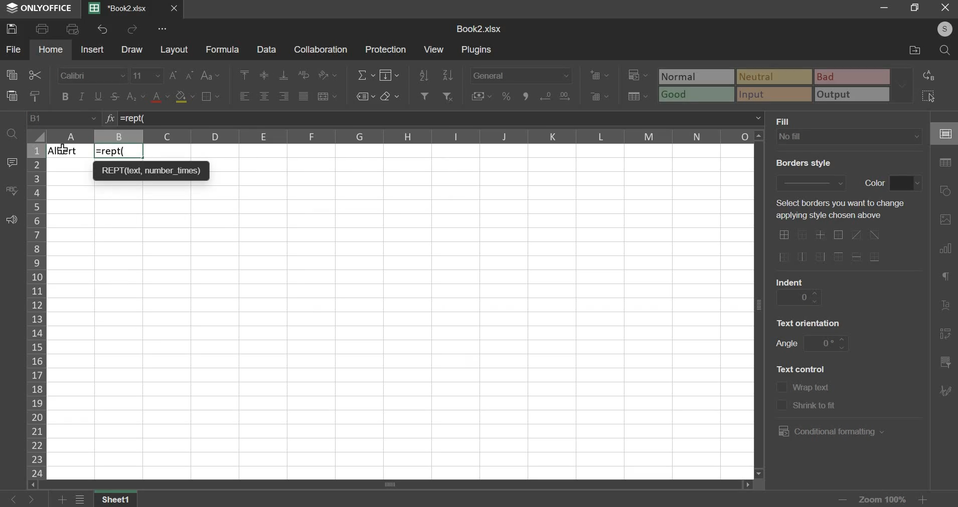  What do you see at coordinates (945, 248) in the screenshot?
I see `chart settings` at bounding box center [945, 248].